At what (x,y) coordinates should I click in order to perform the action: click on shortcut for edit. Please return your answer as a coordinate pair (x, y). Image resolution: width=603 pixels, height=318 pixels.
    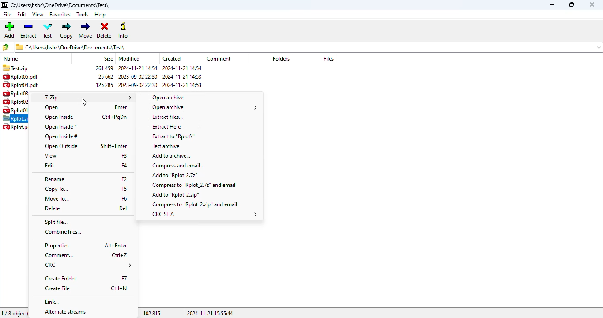
    Looking at the image, I should click on (124, 166).